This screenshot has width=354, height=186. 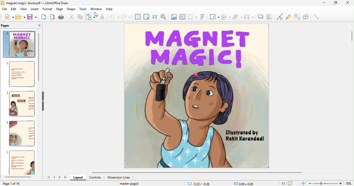 What do you see at coordinates (136, 17) in the screenshot?
I see `display grids` at bounding box center [136, 17].